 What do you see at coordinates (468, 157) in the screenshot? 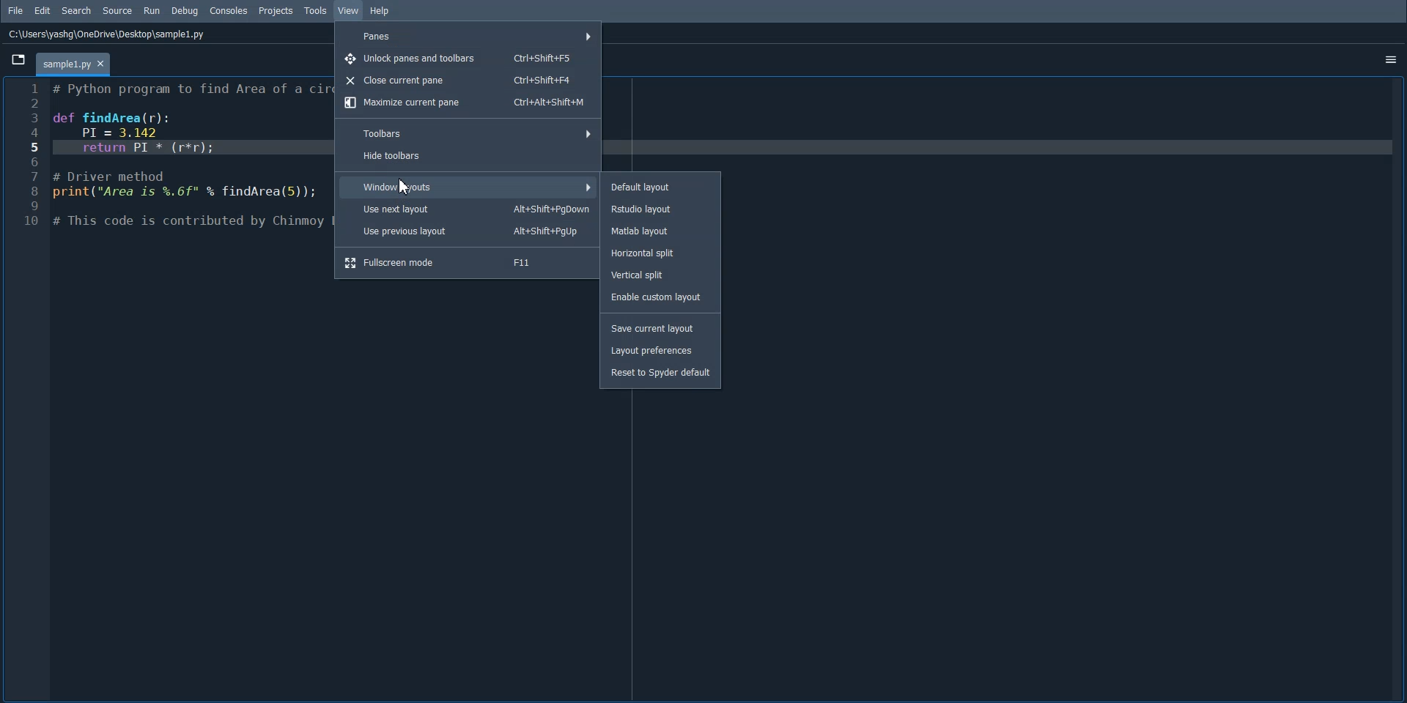
I see `Hide toolbars` at bounding box center [468, 157].